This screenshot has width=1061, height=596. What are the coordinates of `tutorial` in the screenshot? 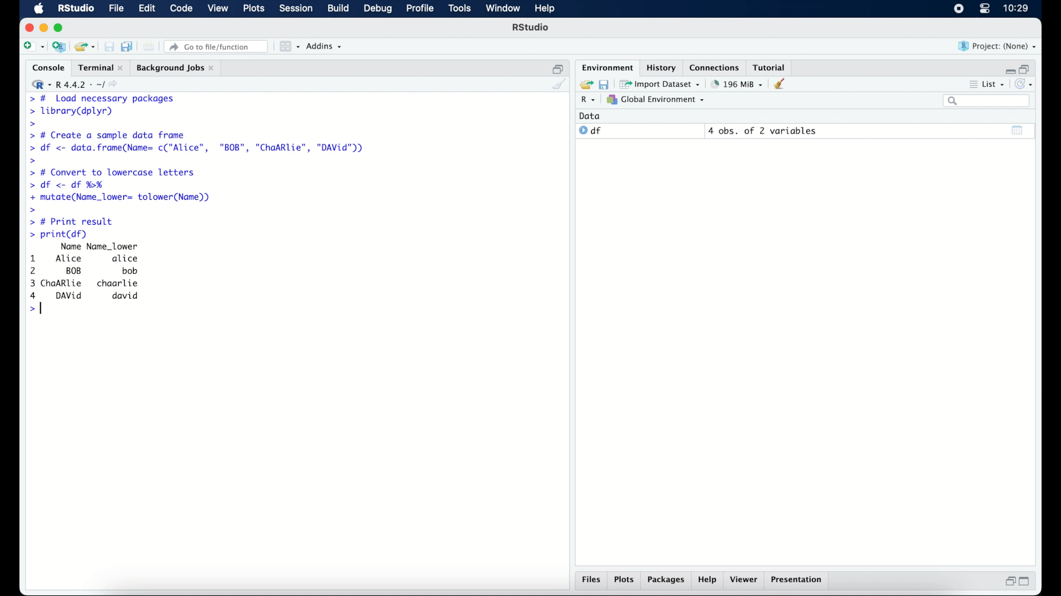 It's located at (771, 67).